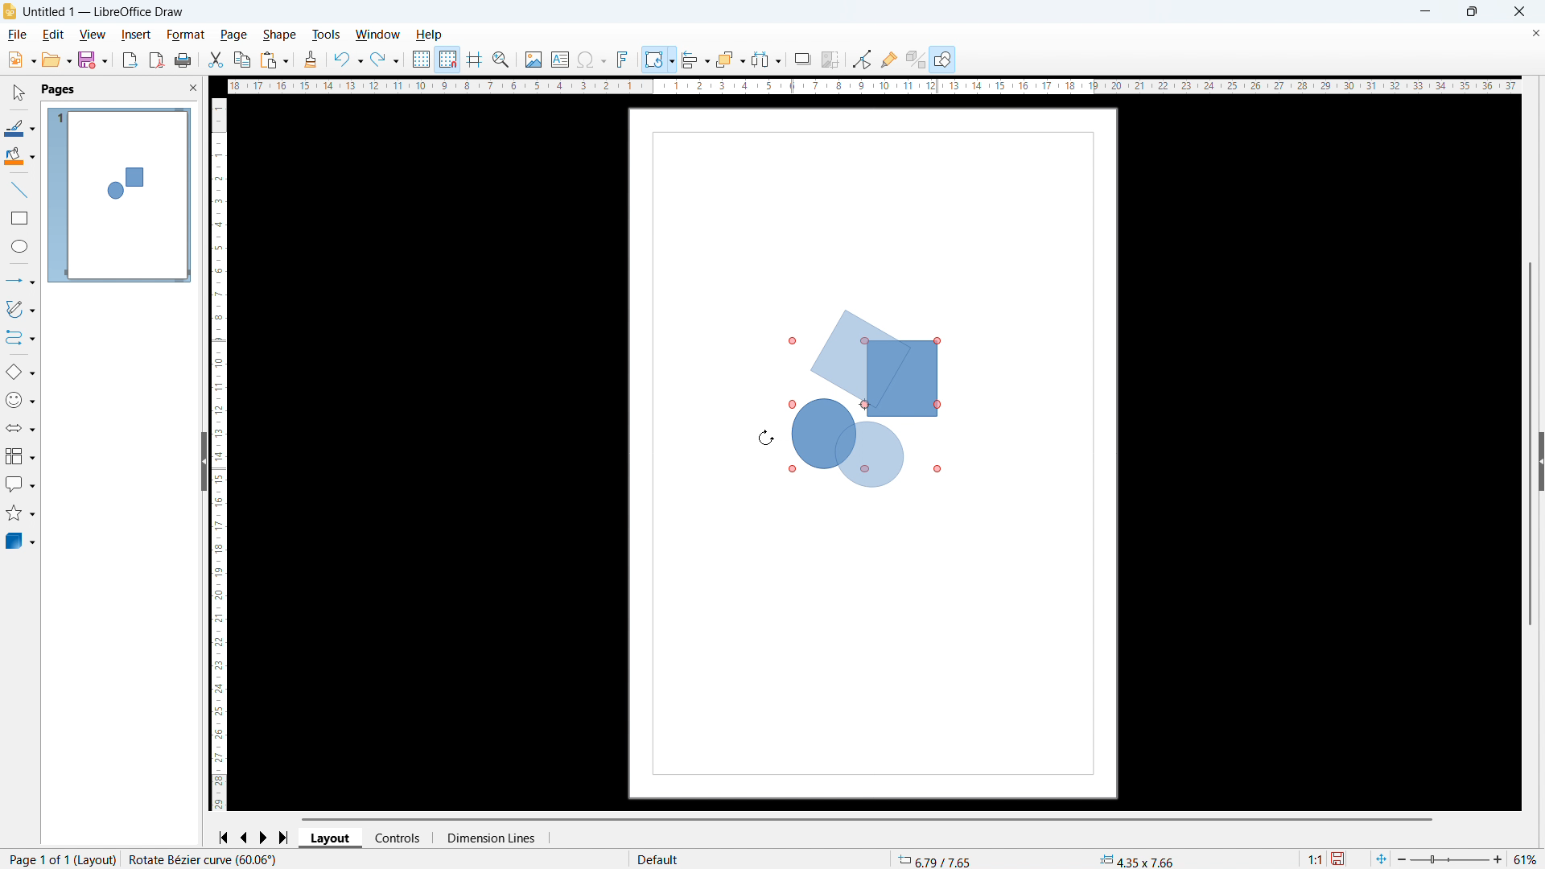  I want to click on Fit to page , so click(1380, 859).